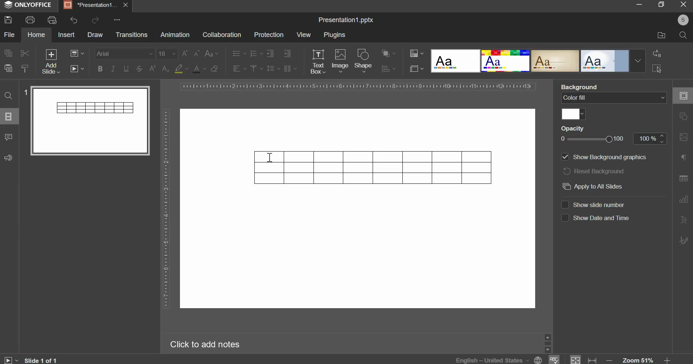 The width and height of the screenshot is (693, 364). What do you see at coordinates (116, 20) in the screenshot?
I see `More` at bounding box center [116, 20].